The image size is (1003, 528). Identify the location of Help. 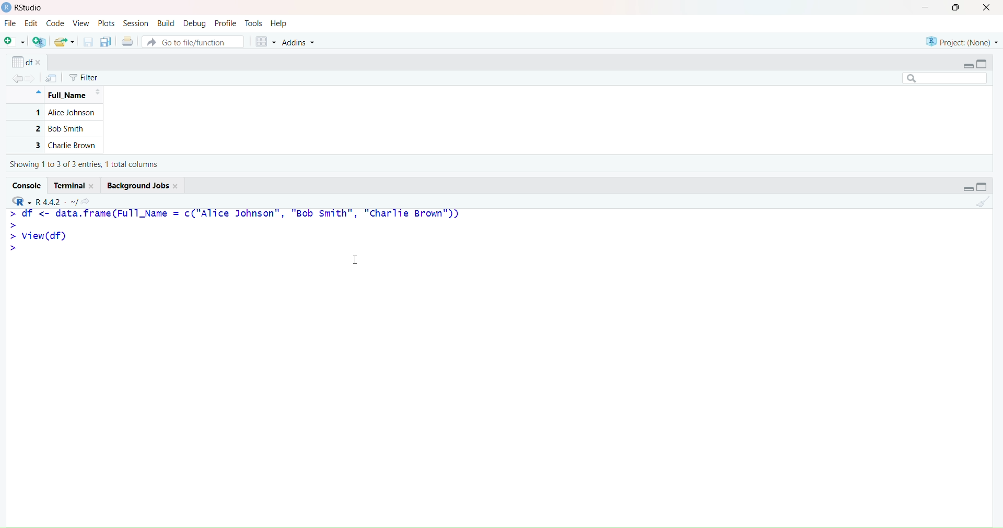
(279, 22).